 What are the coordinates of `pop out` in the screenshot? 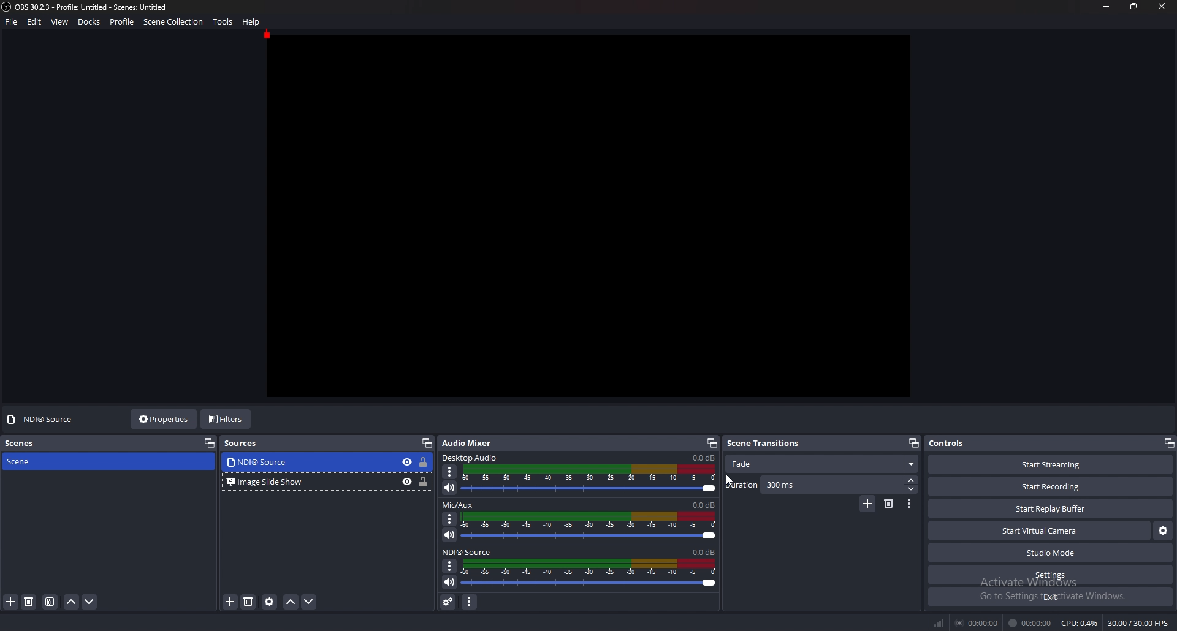 It's located at (712, 443).